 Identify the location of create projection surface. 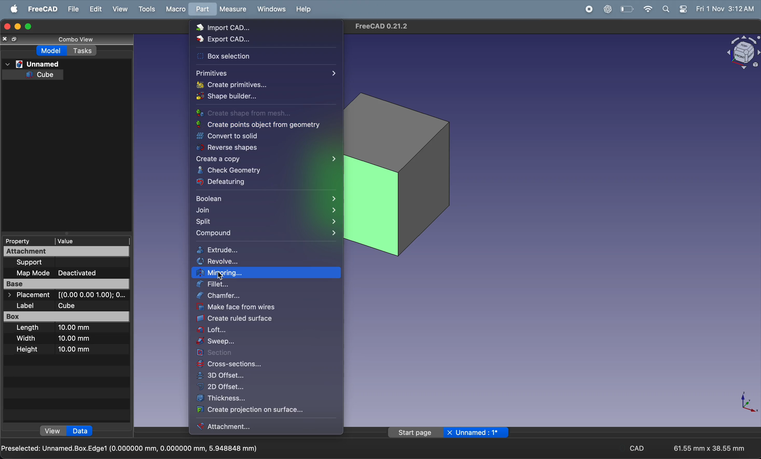
(262, 411).